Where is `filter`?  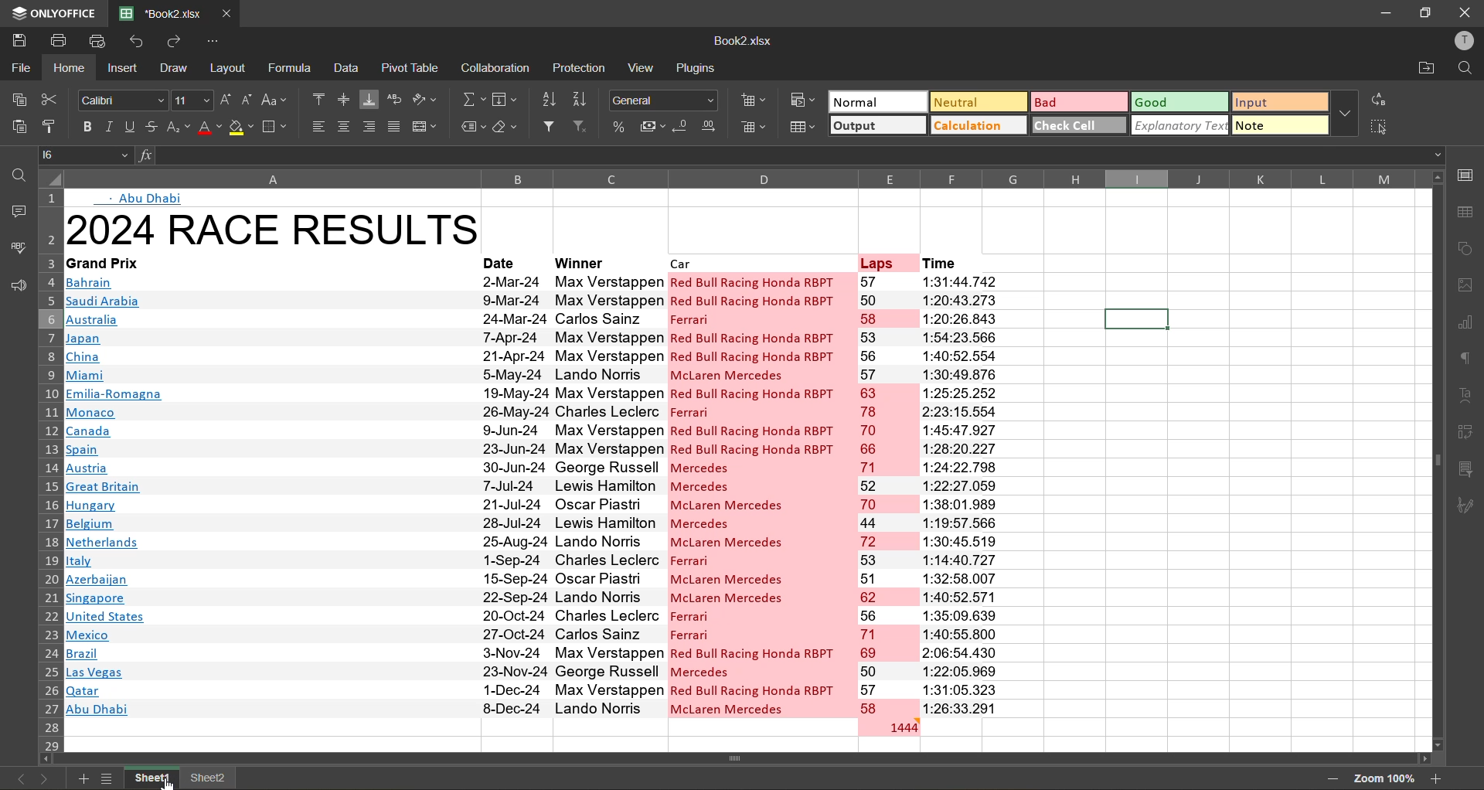 filter is located at coordinates (550, 127).